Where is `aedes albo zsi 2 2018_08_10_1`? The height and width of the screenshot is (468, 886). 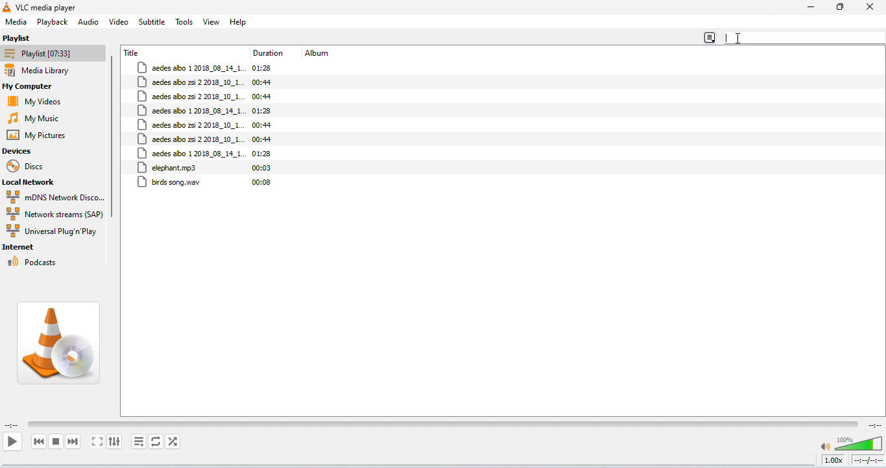
aedes albo zsi 2 2018_08_10_1 is located at coordinates (190, 97).